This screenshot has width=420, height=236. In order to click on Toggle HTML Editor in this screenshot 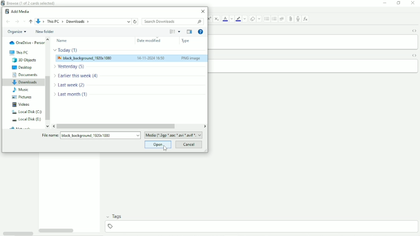, I will do `click(414, 55)`.